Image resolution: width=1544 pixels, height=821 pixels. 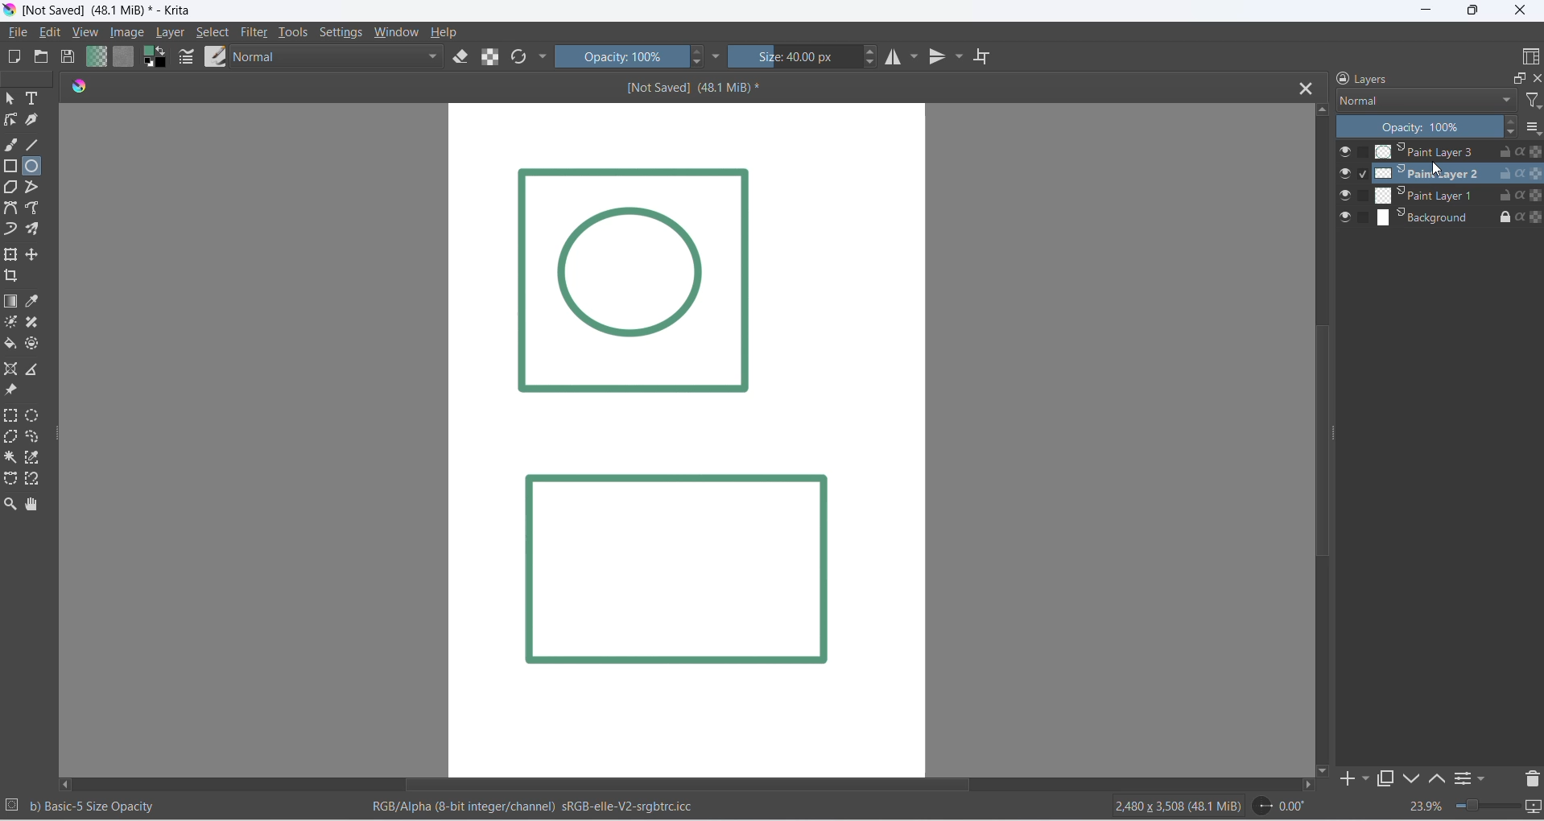 I want to click on dynamic brush tool, so click(x=13, y=231).